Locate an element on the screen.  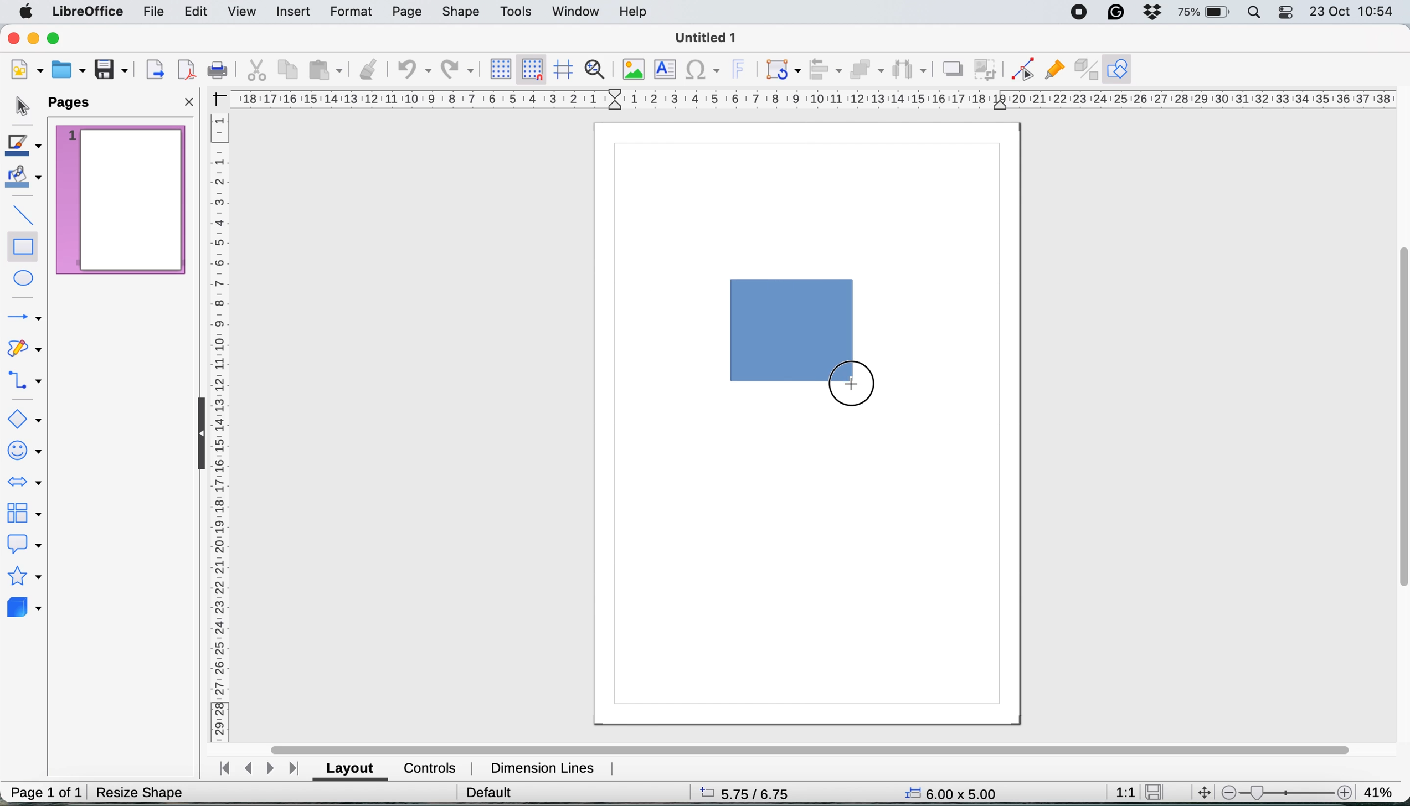
dimension lines is located at coordinates (544, 767).